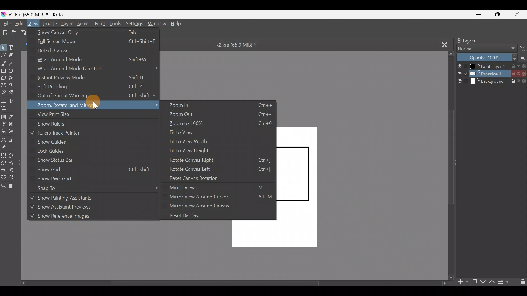 Image resolution: width=527 pixels, height=296 pixels. I want to click on Show reference images, so click(79, 218).